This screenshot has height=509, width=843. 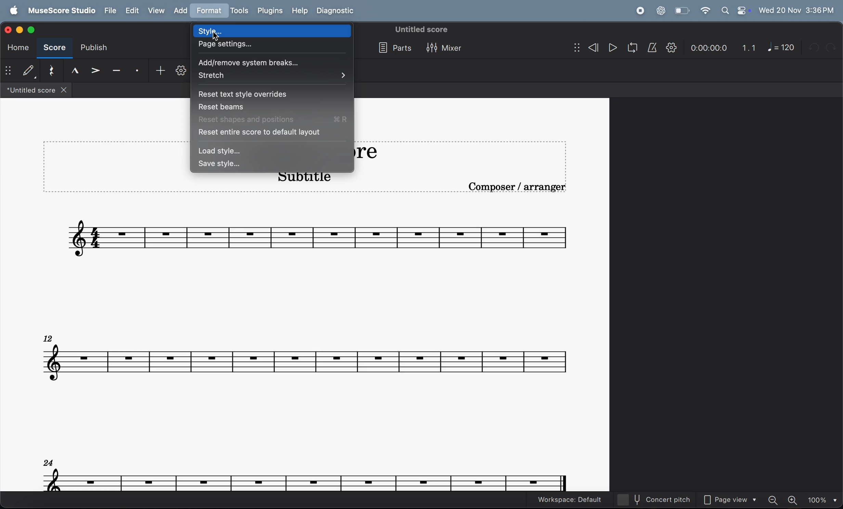 What do you see at coordinates (183, 11) in the screenshot?
I see `add` at bounding box center [183, 11].